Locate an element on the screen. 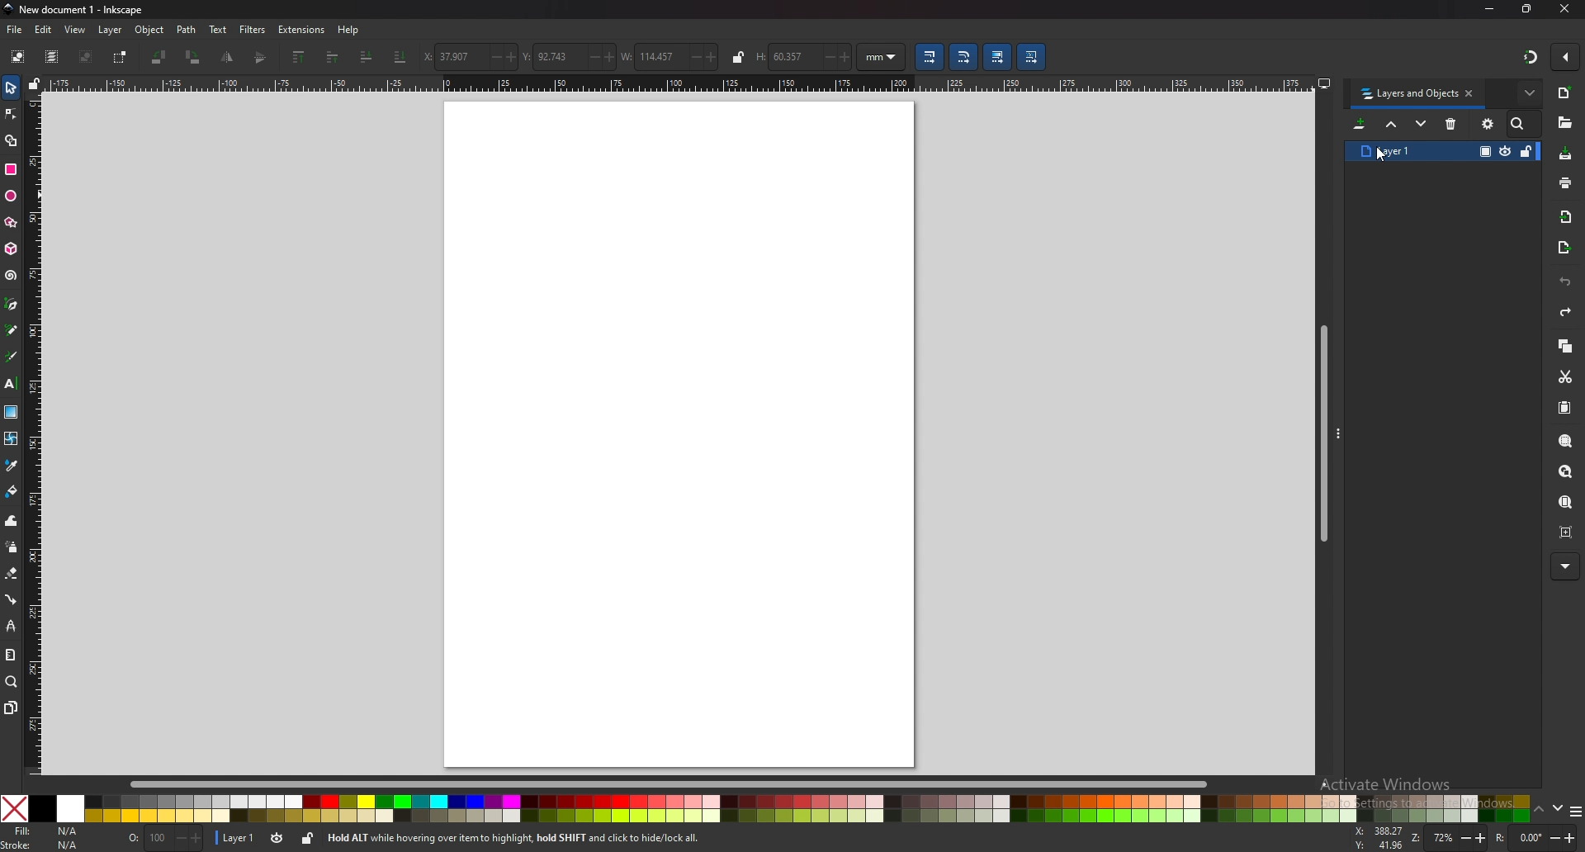  horizontal scale is located at coordinates (680, 83).